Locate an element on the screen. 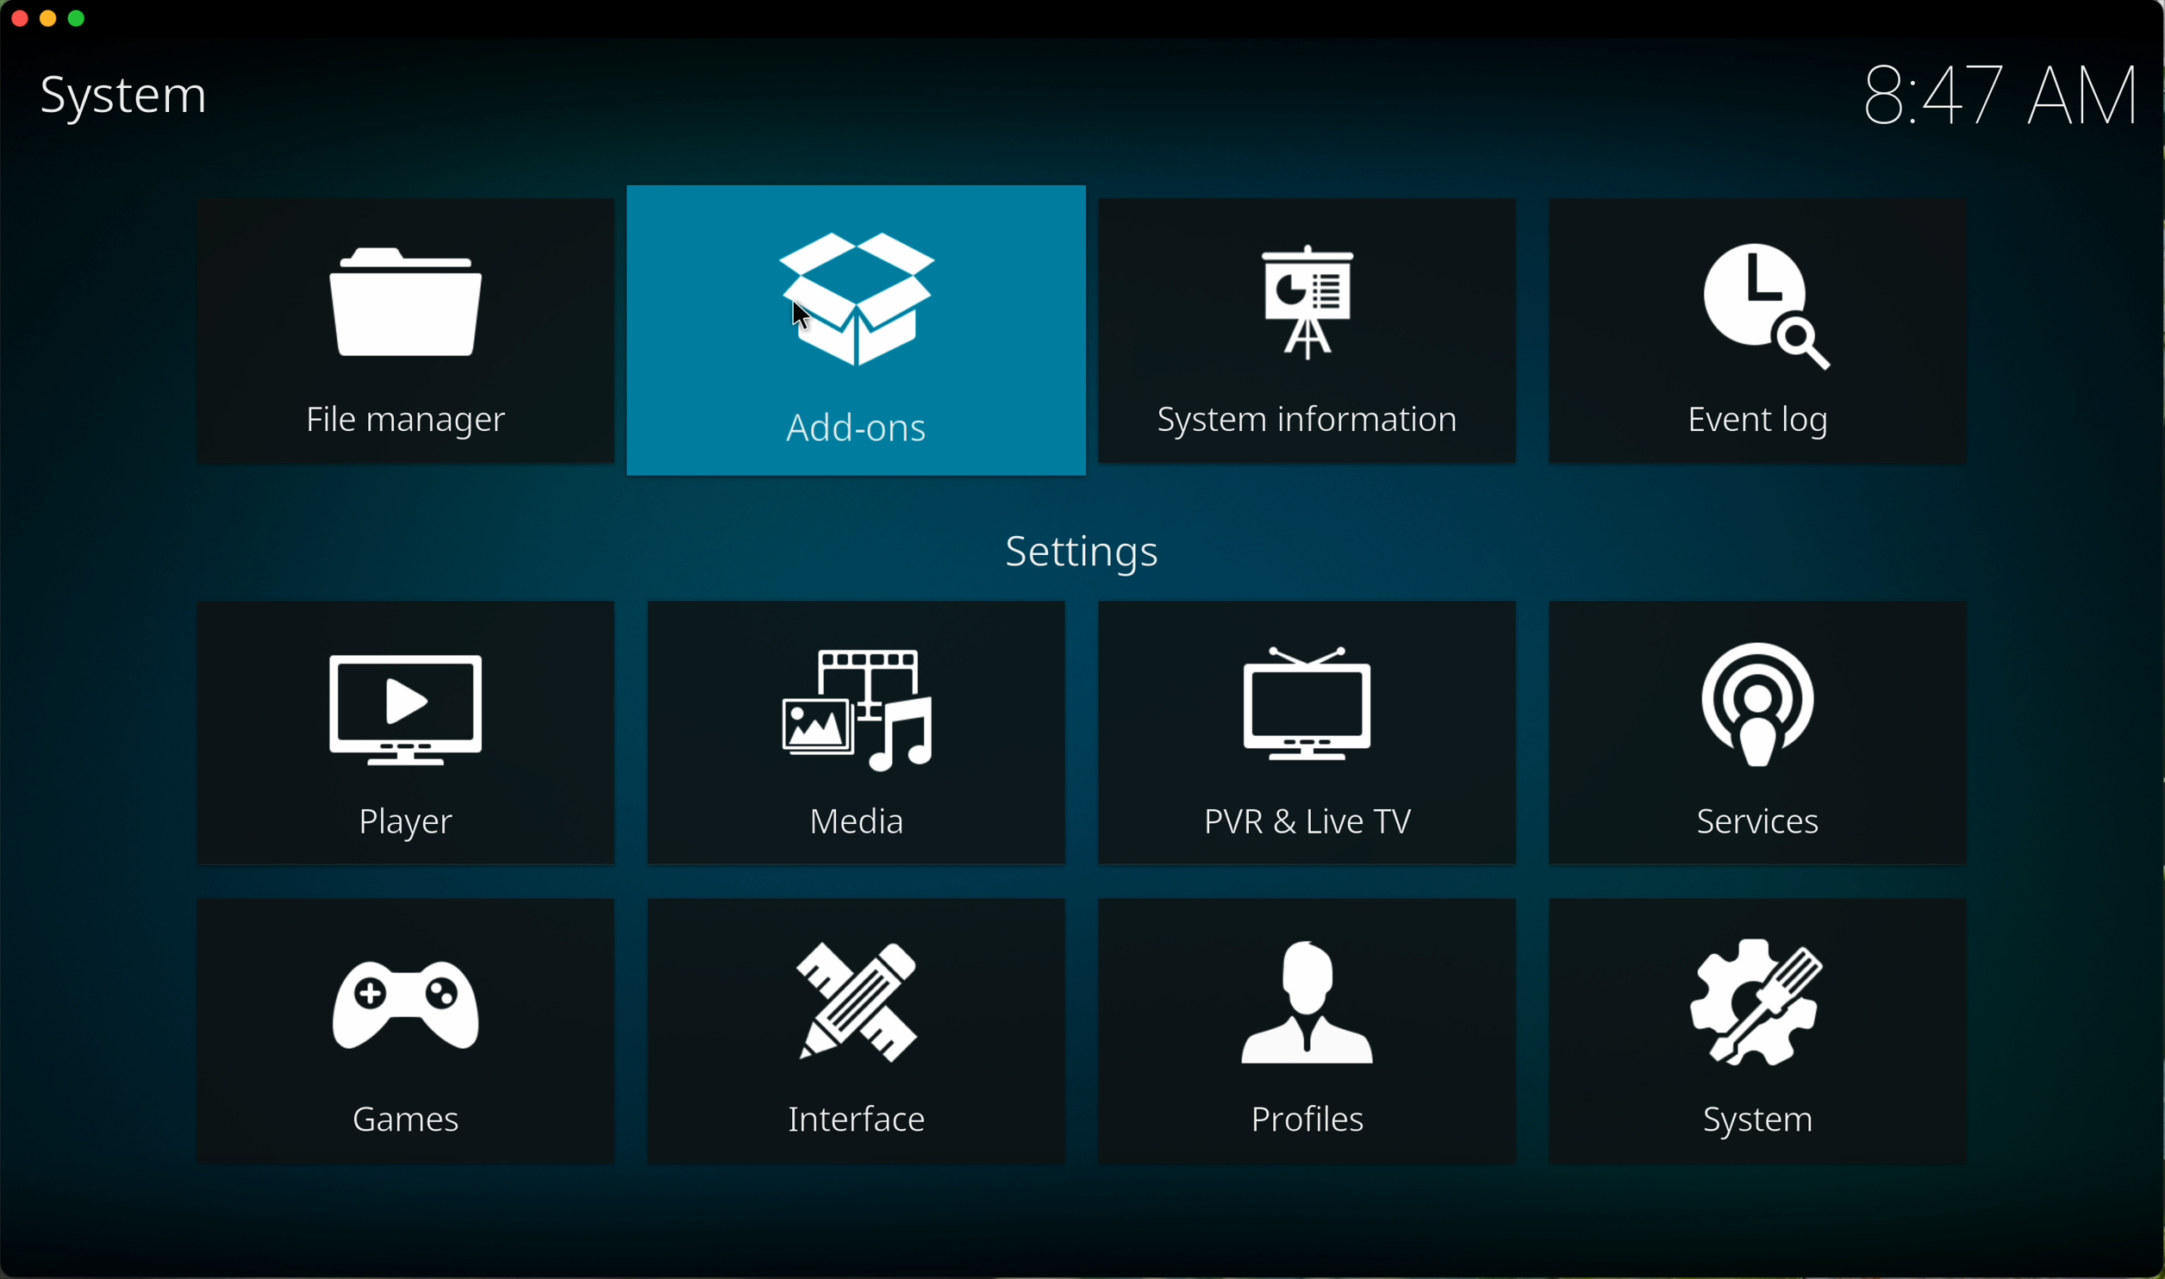 This screenshot has width=2165, height=1279. interface is located at coordinates (858, 1030).